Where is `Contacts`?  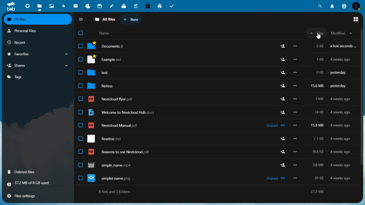 Contacts is located at coordinates (344, 5).